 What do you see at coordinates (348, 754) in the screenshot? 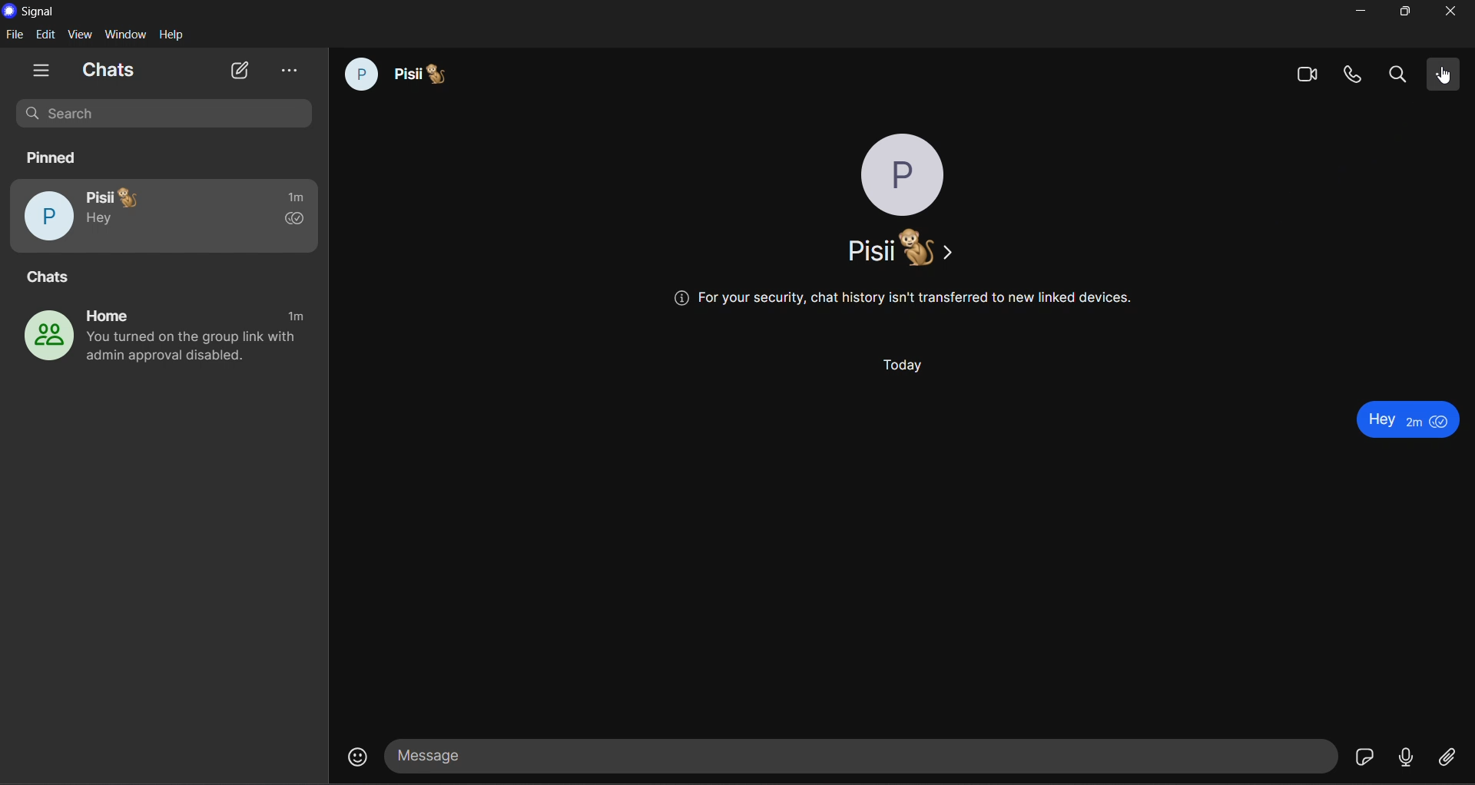
I see `emojis` at bounding box center [348, 754].